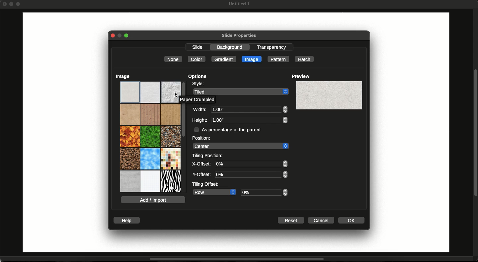 The height and width of the screenshot is (262, 478). I want to click on Background, so click(232, 47).